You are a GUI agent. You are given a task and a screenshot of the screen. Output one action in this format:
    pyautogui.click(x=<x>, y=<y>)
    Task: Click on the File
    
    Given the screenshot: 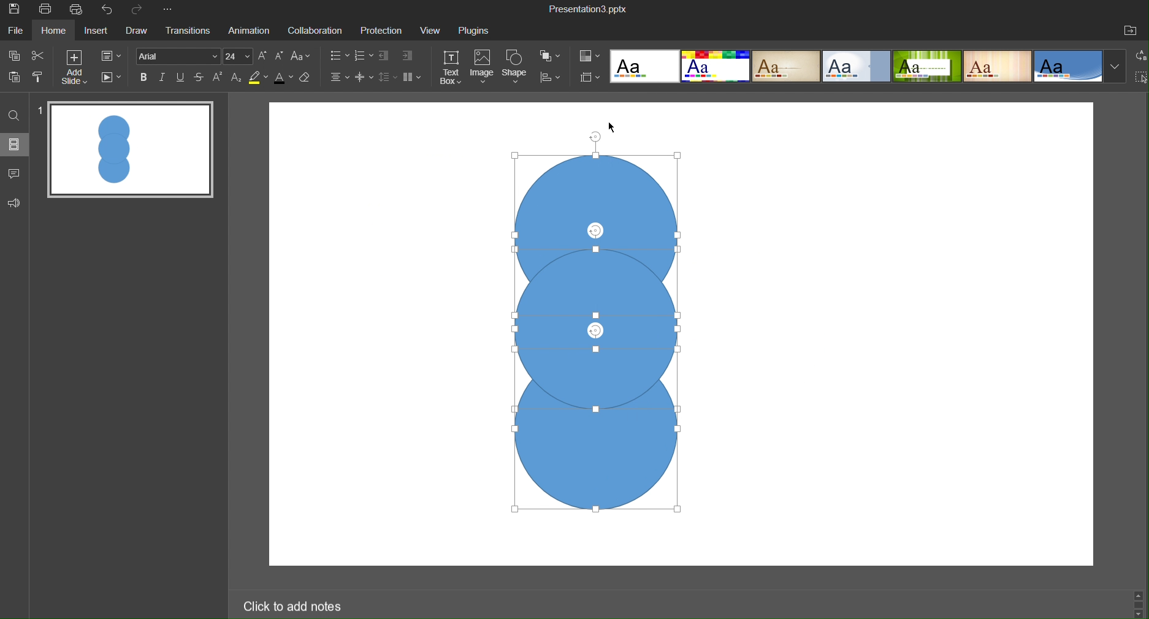 What is the action you would take?
    pyautogui.click(x=17, y=32)
    